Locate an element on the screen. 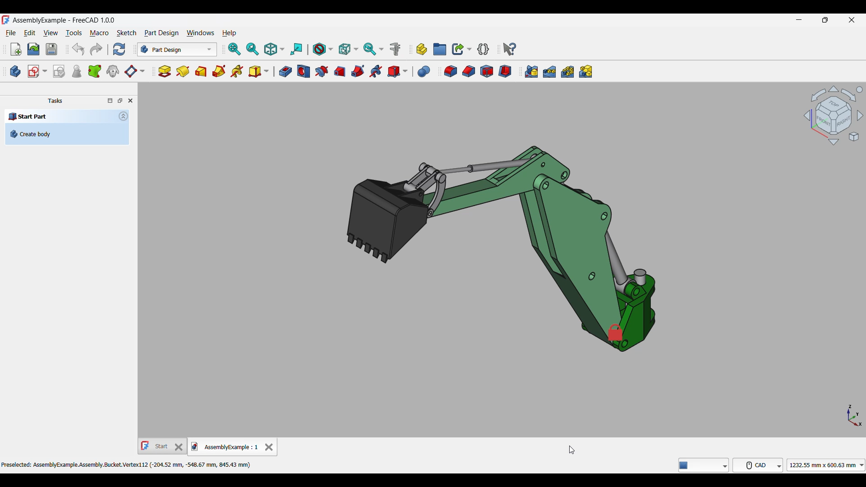 This screenshot has height=487, width=866. Create a sub-object shape binder is located at coordinates (95, 71).